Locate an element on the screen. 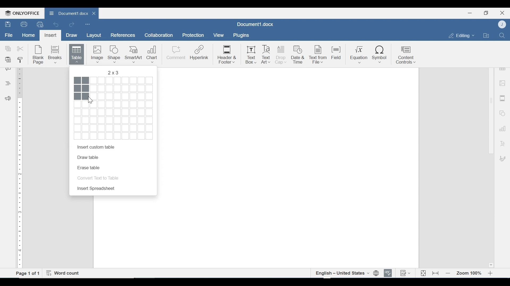 The height and width of the screenshot is (286, 510). Spell checking is located at coordinates (388, 273).